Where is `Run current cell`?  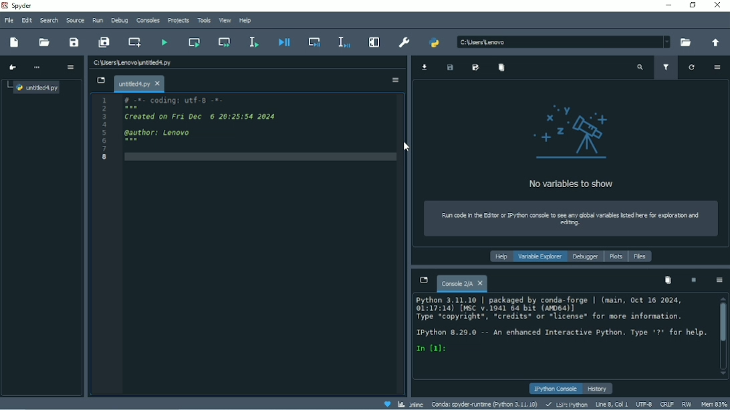
Run current cell is located at coordinates (194, 43).